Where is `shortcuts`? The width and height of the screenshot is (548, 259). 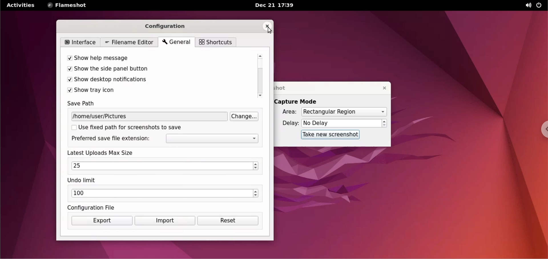 shortcuts is located at coordinates (215, 42).